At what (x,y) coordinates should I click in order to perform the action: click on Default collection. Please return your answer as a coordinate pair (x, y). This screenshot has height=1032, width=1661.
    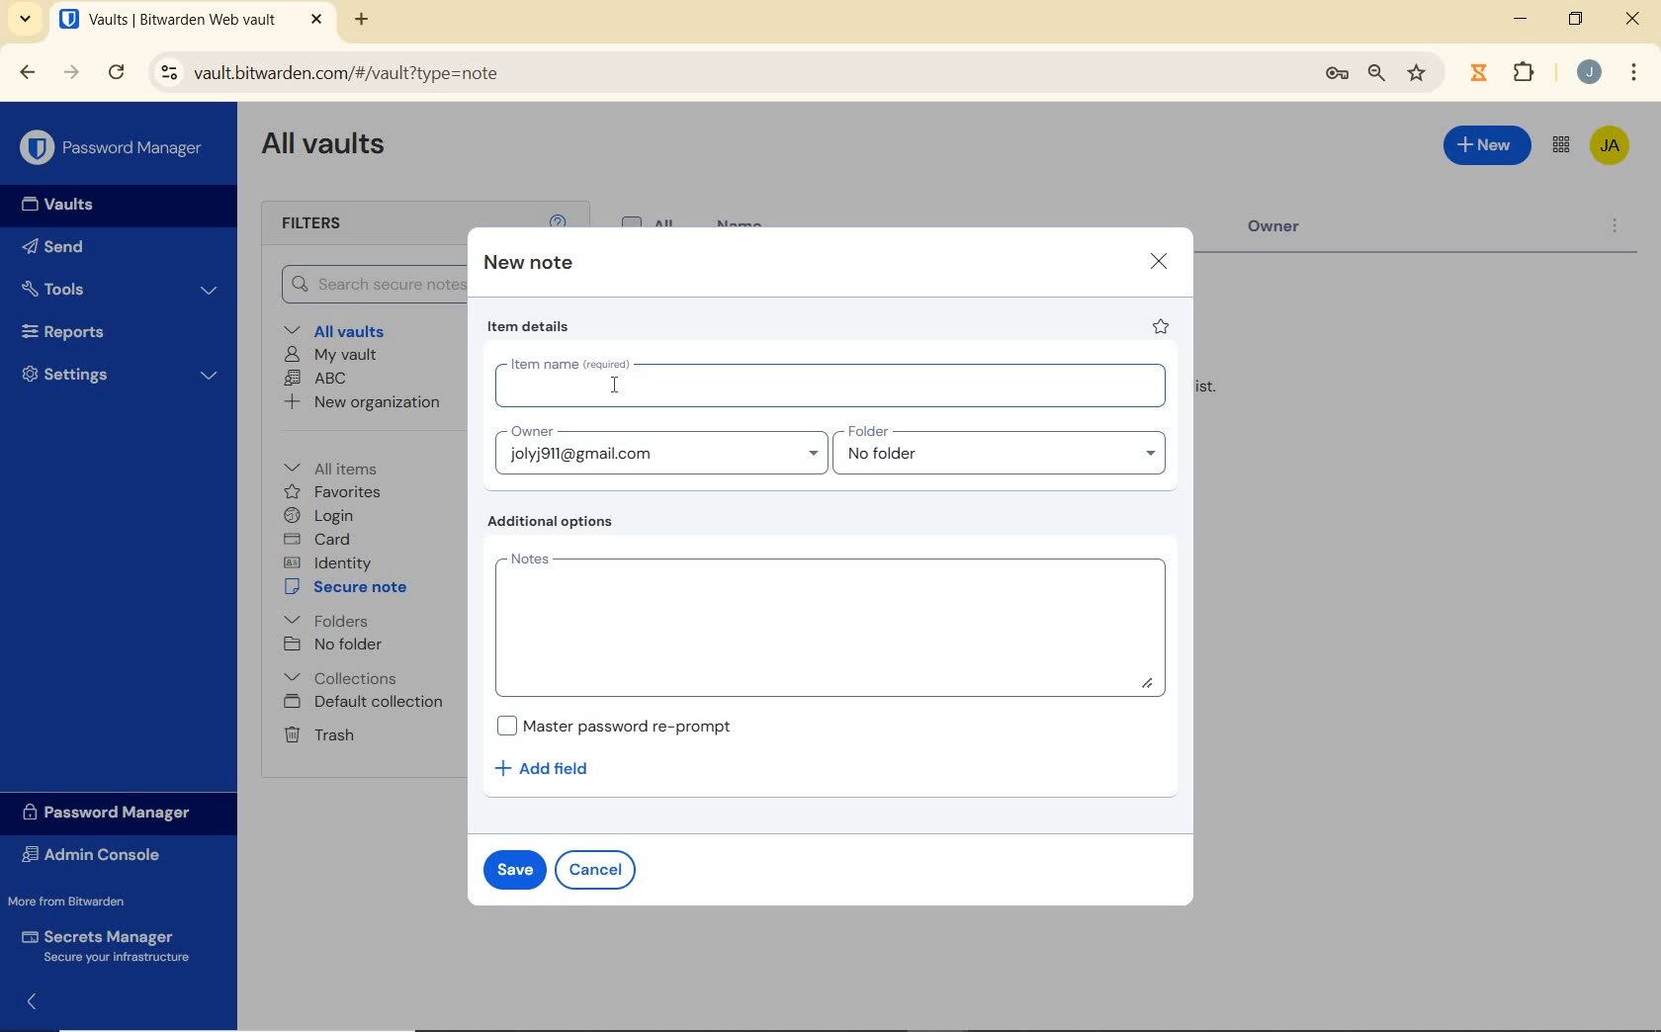
    Looking at the image, I should click on (366, 703).